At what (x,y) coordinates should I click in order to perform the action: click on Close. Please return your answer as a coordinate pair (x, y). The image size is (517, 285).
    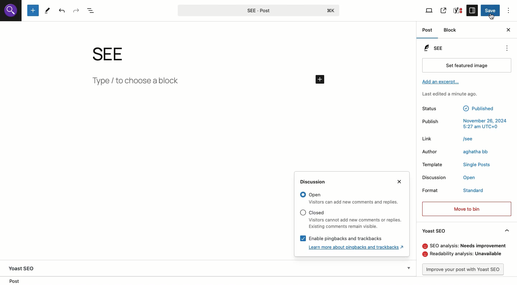
    Looking at the image, I should click on (402, 182).